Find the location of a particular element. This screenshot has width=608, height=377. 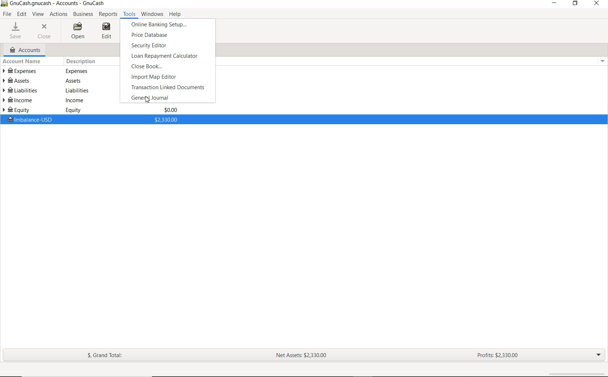

SECURITY EDITOR is located at coordinates (168, 46).